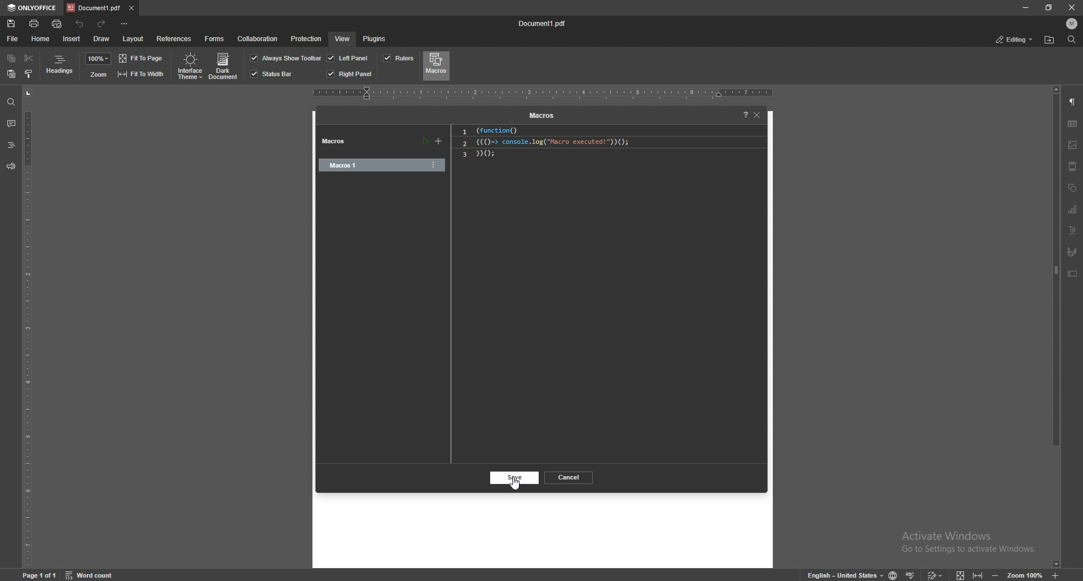 The height and width of the screenshot is (581, 1083). What do you see at coordinates (103, 23) in the screenshot?
I see `redo` at bounding box center [103, 23].